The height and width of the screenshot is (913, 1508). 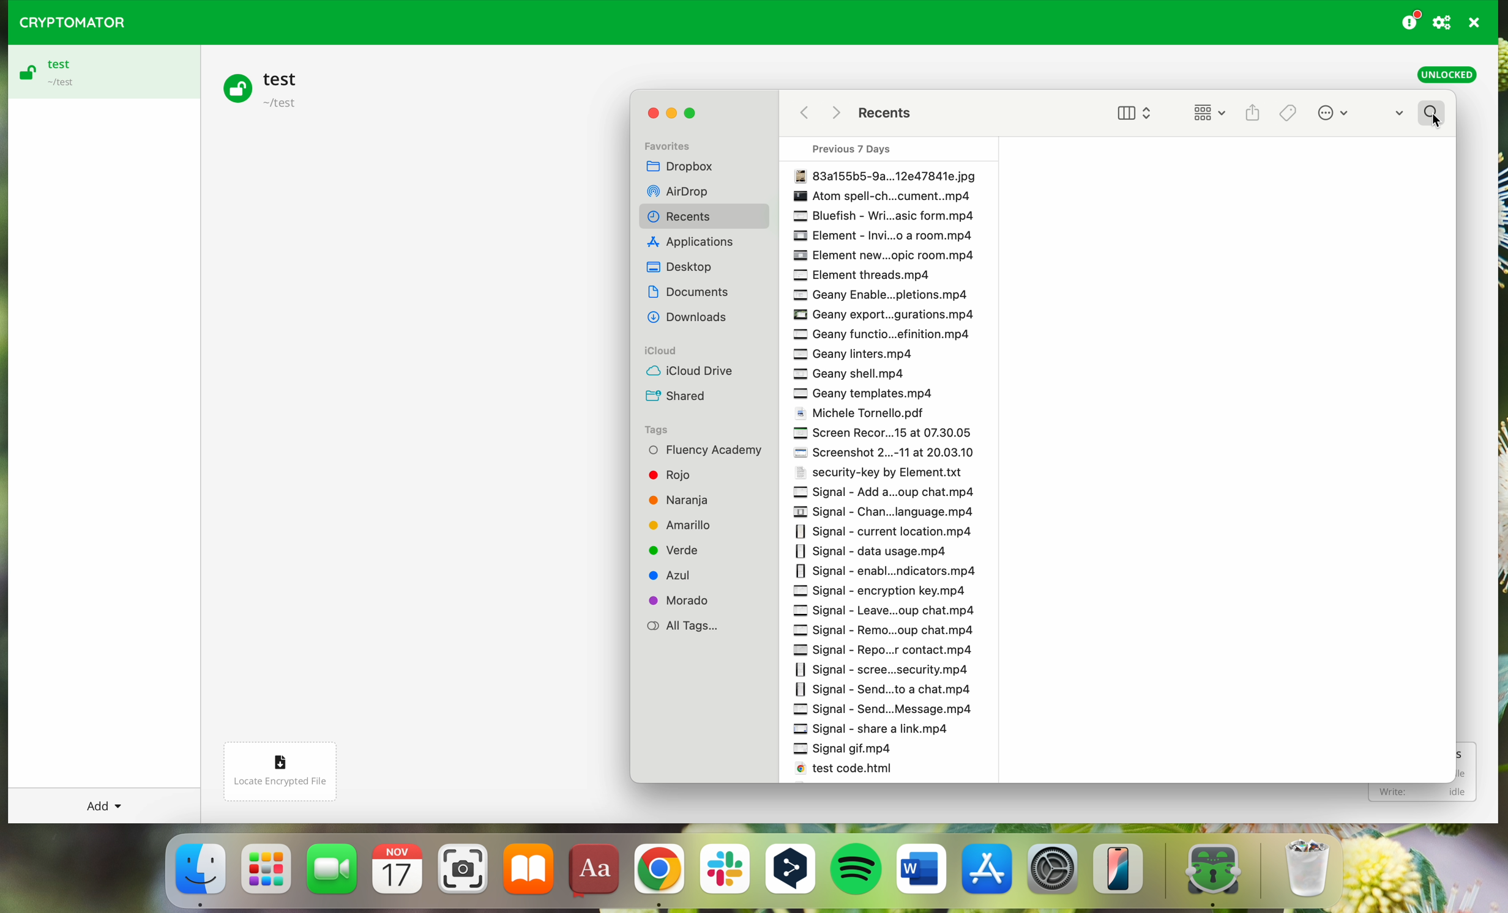 What do you see at coordinates (883, 436) in the screenshot?
I see `Screen Record` at bounding box center [883, 436].